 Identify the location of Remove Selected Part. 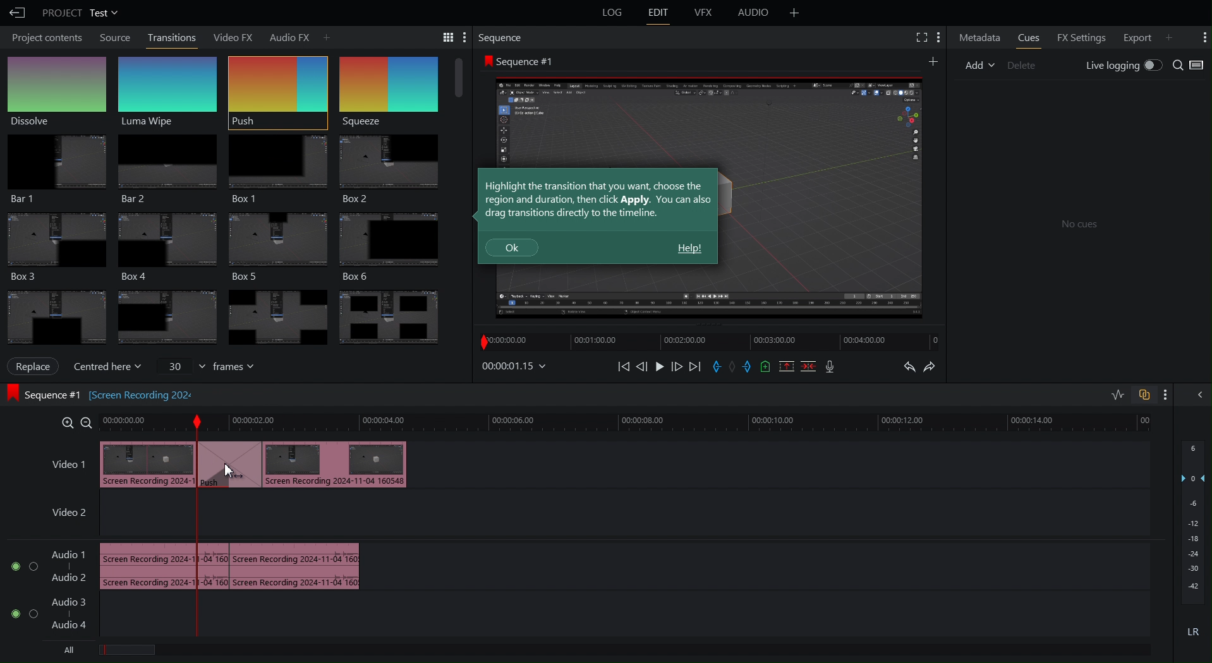
(785, 366).